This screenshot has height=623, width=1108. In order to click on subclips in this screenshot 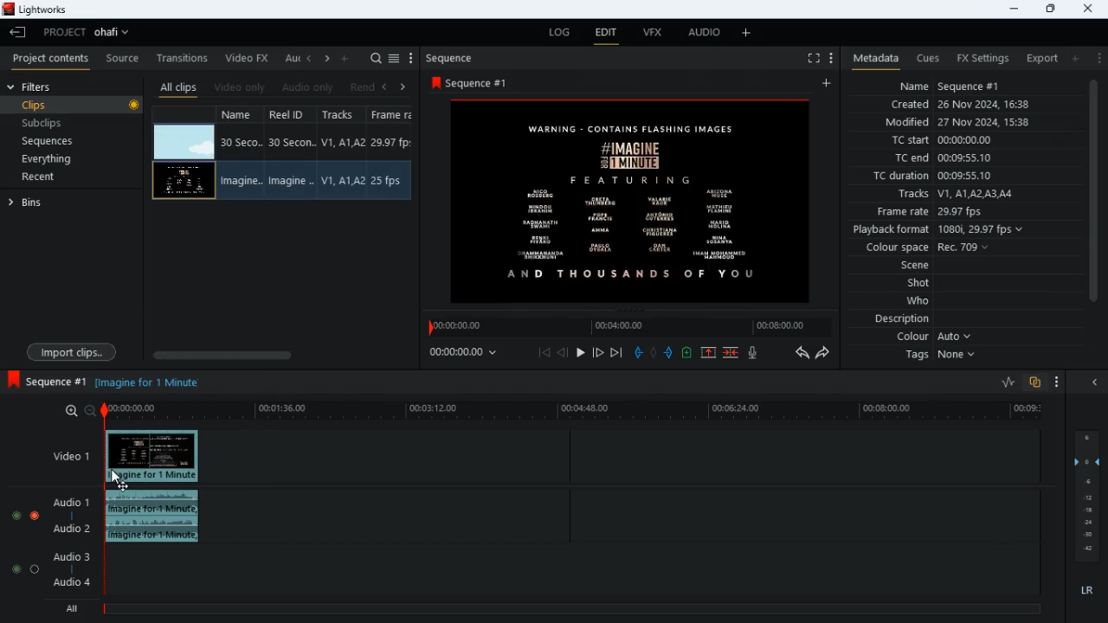, I will do `click(53, 124)`.